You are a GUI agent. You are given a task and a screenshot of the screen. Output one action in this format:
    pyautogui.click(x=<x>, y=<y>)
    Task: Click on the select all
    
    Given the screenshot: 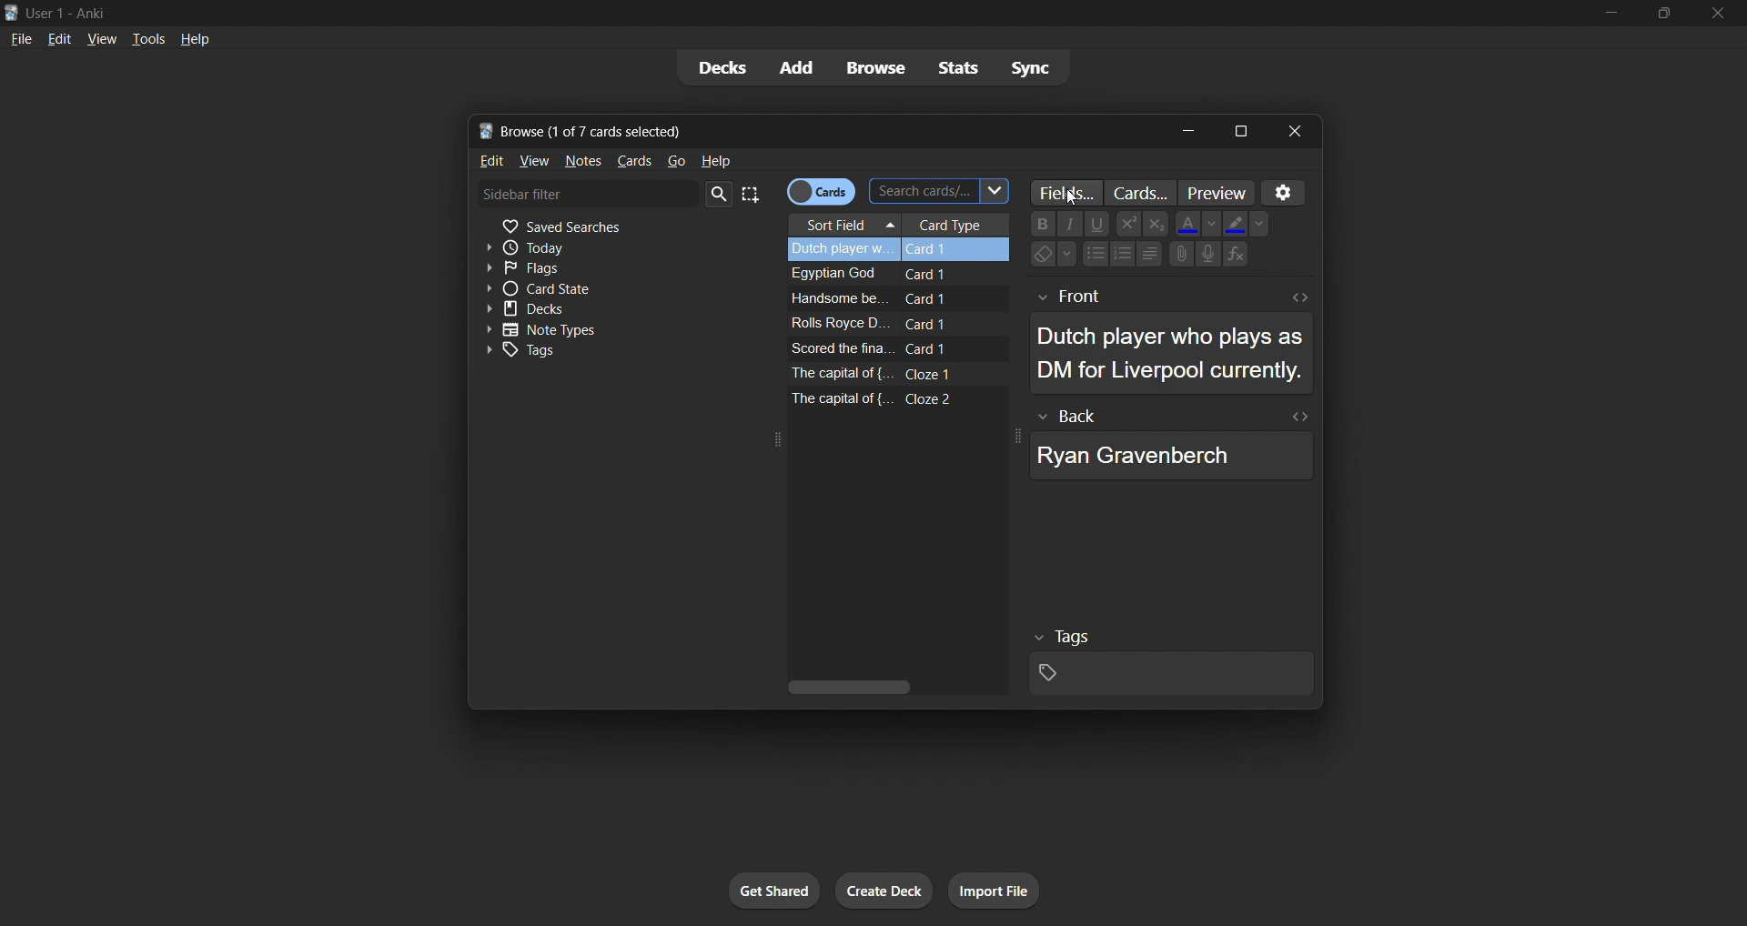 What is the action you would take?
    pyautogui.click(x=753, y=196)
    